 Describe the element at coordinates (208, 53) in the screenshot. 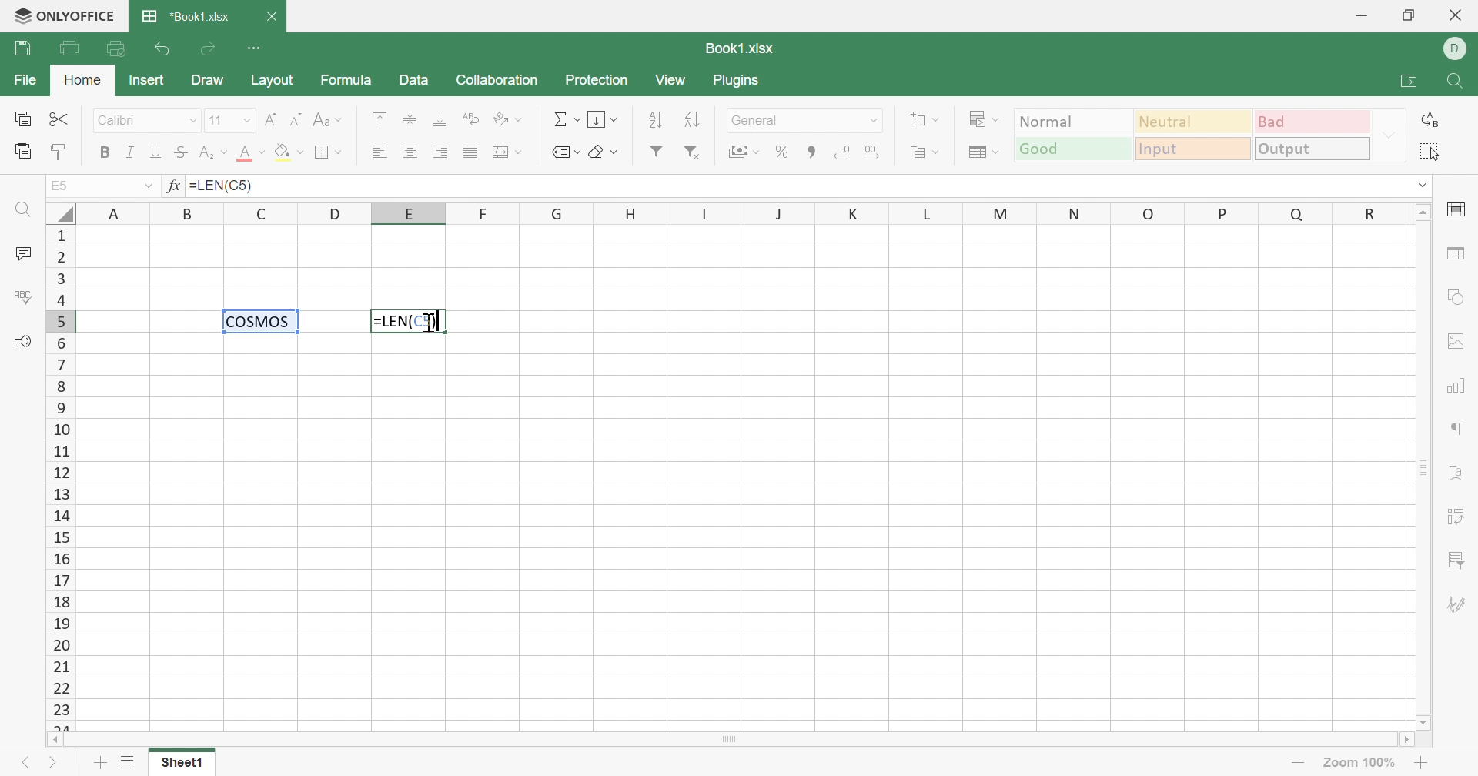

I see `Redo` at that location.